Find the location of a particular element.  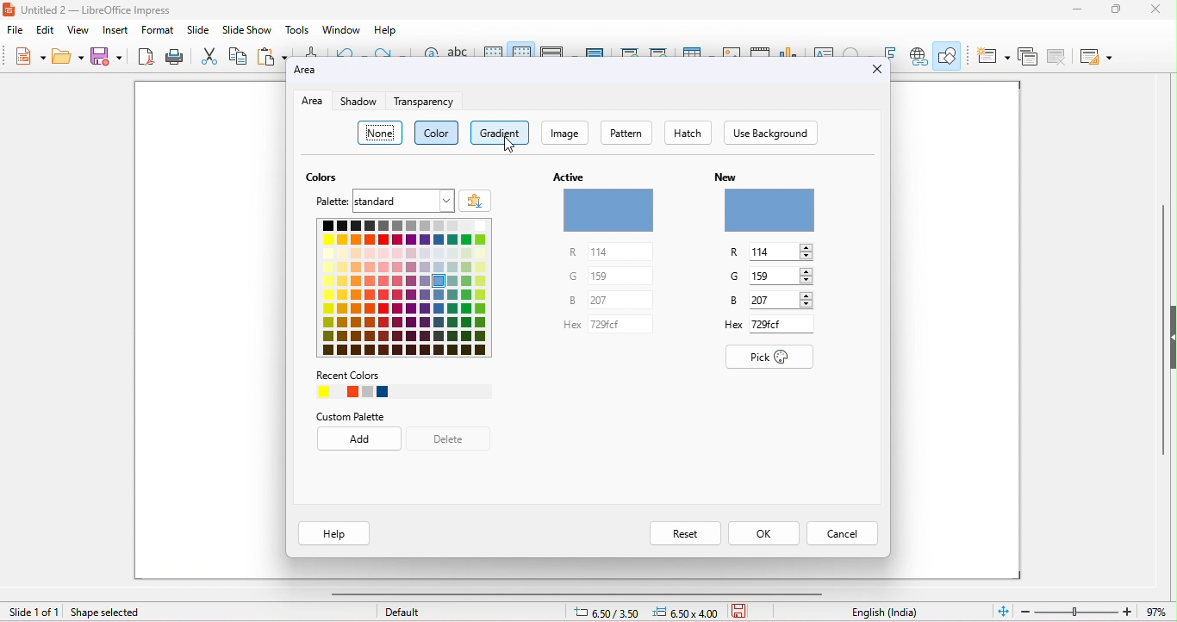

Expand/Collapse sidebar is located at coordinates (1173, 337).